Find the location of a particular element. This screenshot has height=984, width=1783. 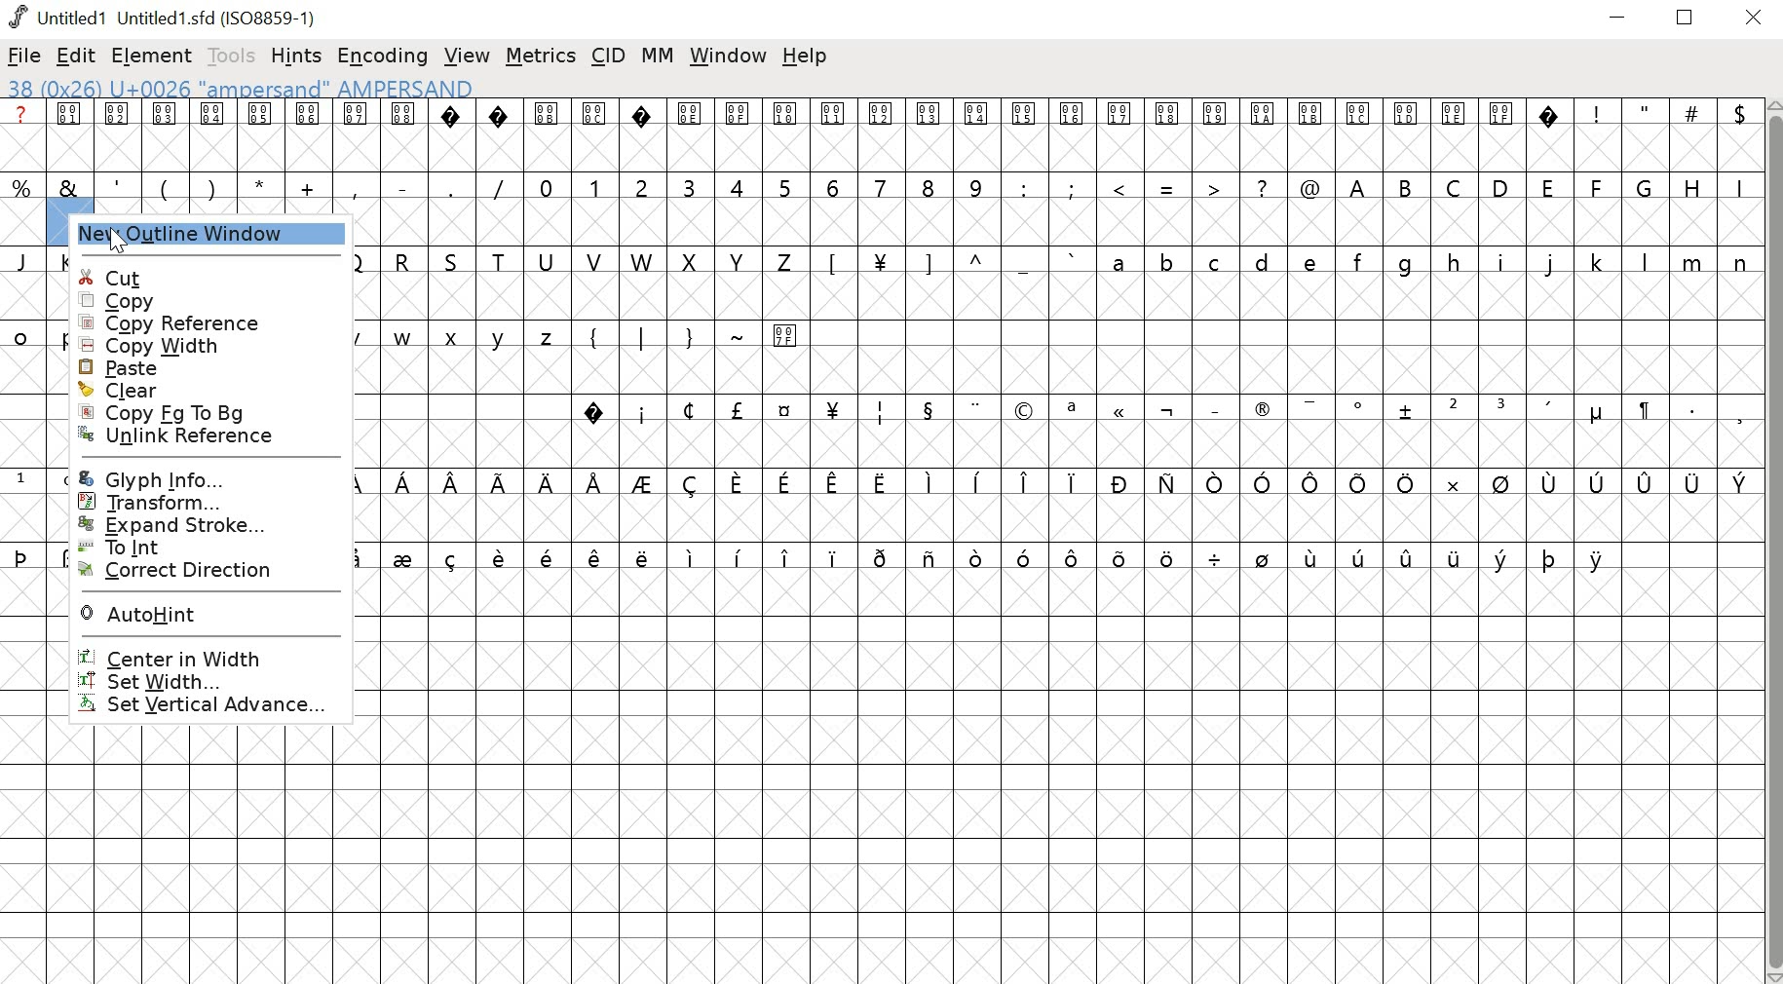

symbol is located at coordinates (1600, 482).